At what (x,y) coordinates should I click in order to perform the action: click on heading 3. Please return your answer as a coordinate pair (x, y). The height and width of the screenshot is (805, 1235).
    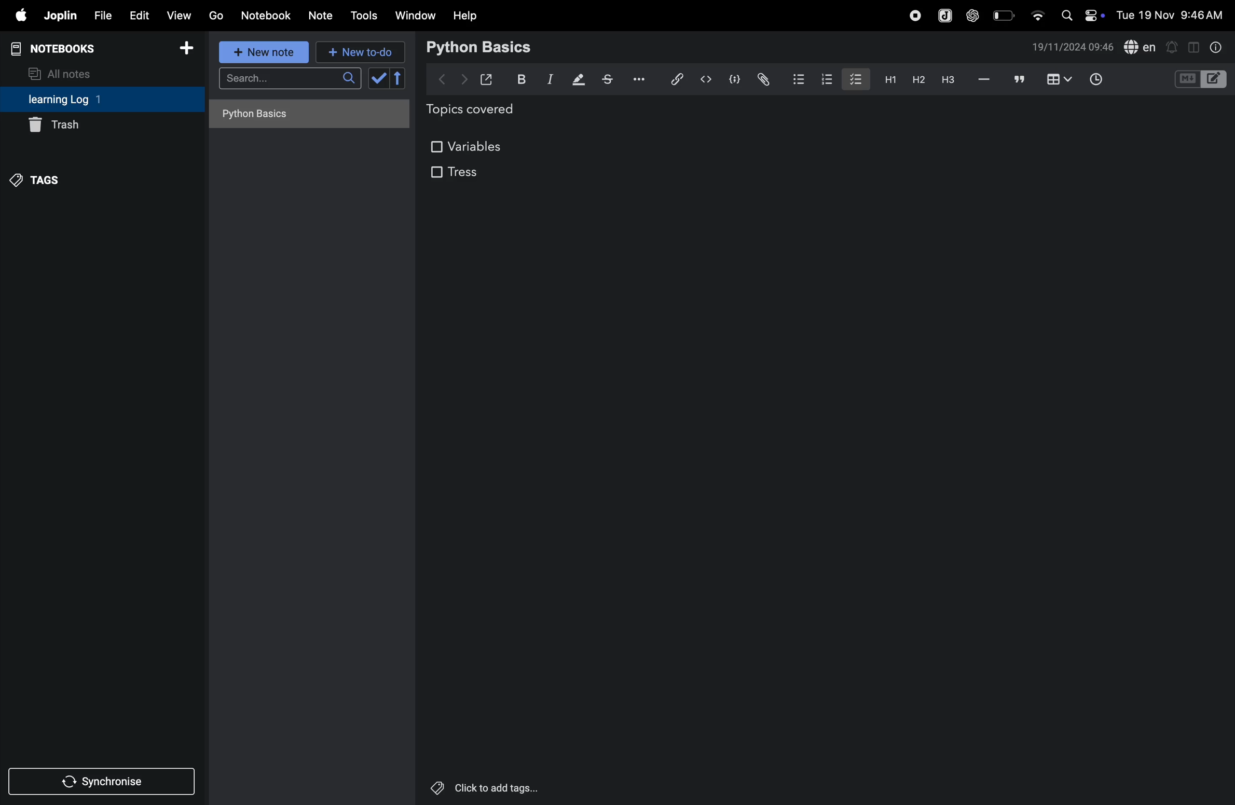
    Looking at the image, I should click on (948, 80).